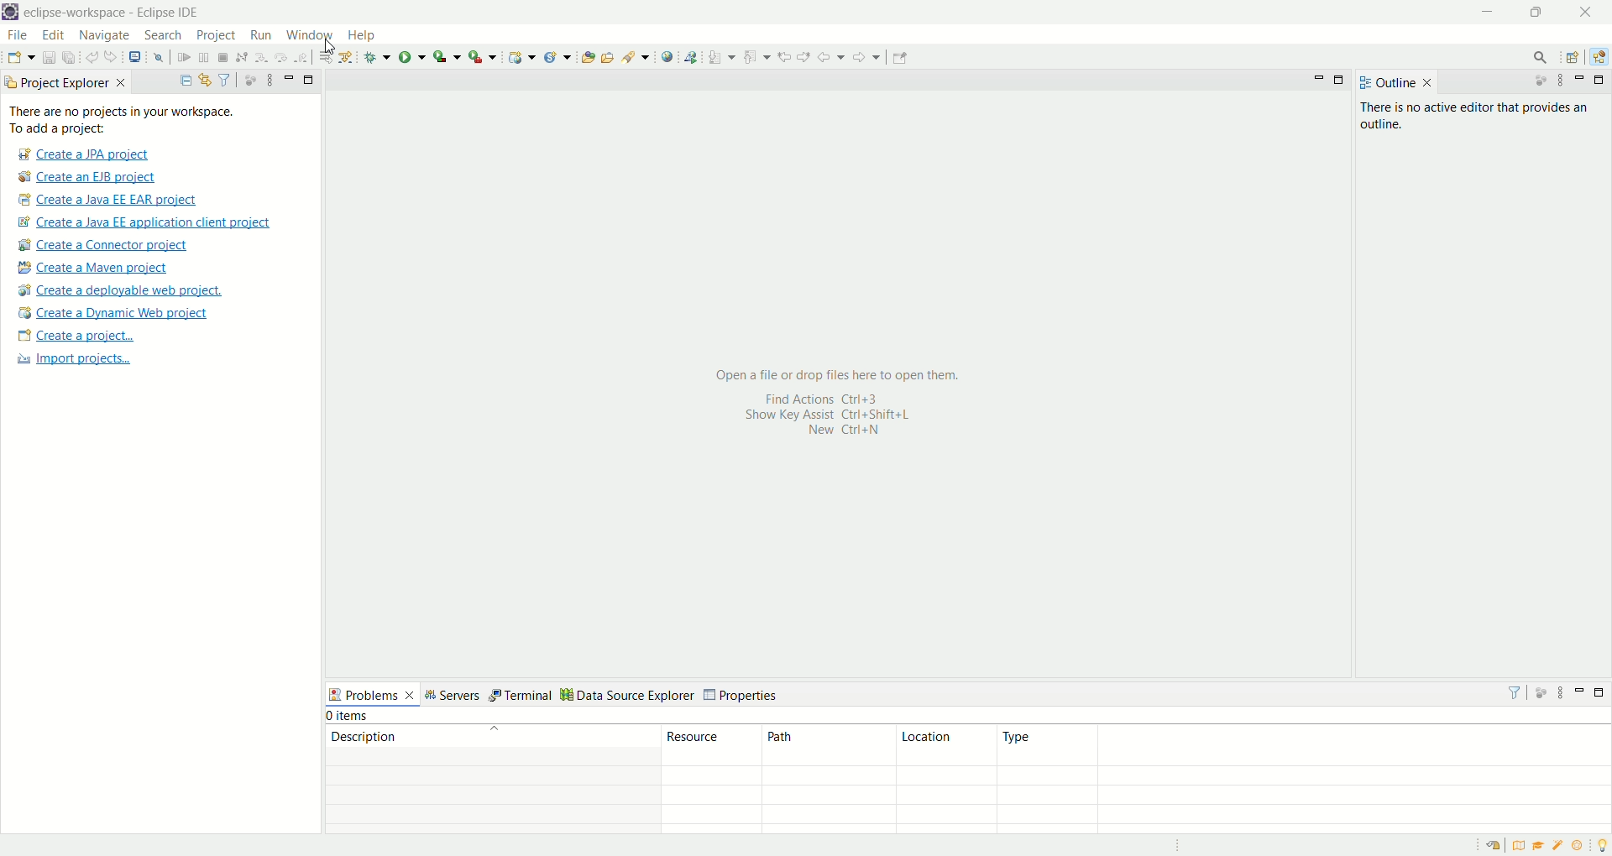  Describe the element at coordinates (247, 80) in the screenshot. I see `focus on active tasks` at that location.